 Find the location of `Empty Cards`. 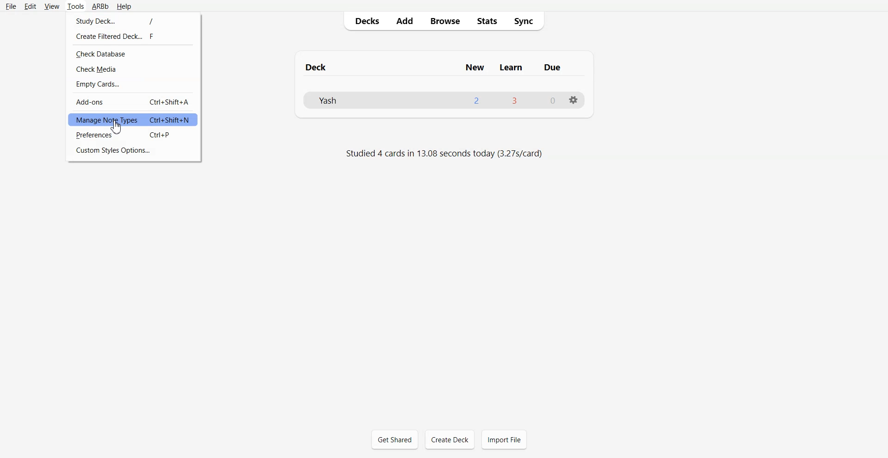

Empty Cards is located at coordinates (134, 84).